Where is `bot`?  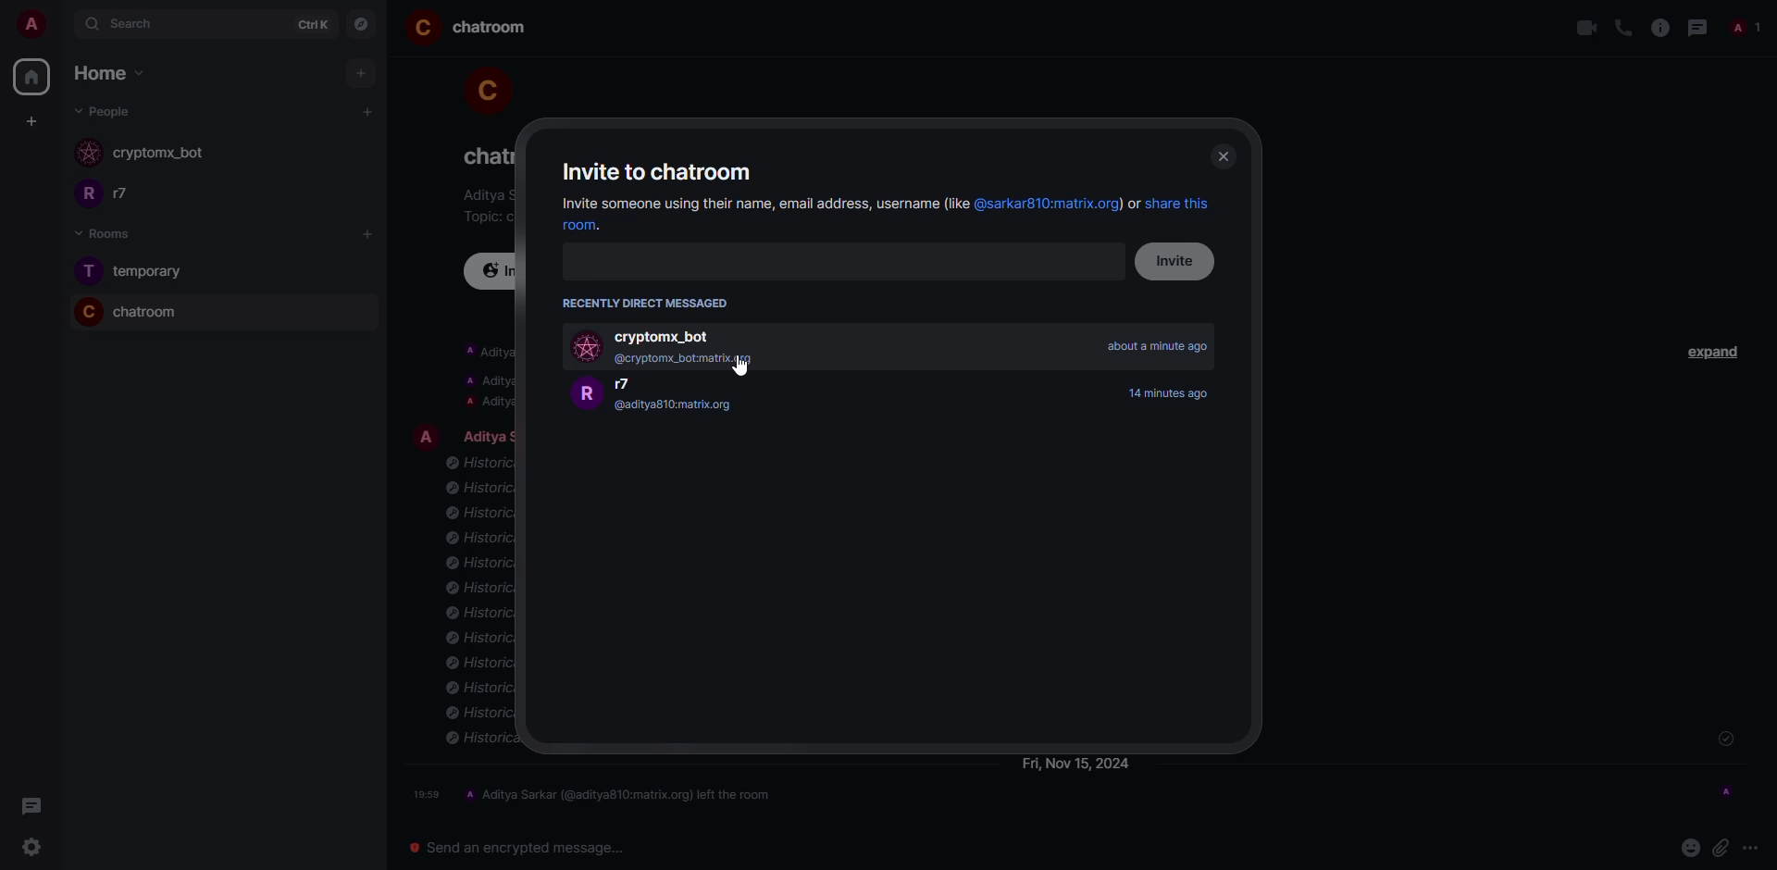
bot is located at coordinates (670, 335).